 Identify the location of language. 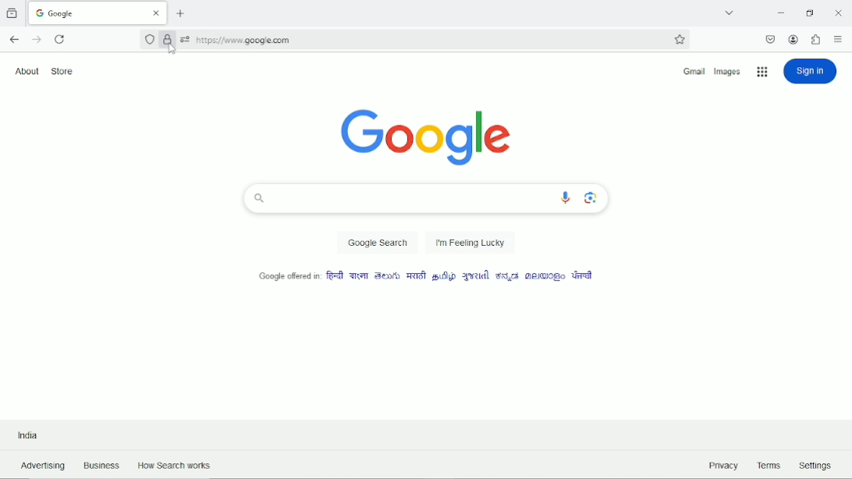
(508, 276).